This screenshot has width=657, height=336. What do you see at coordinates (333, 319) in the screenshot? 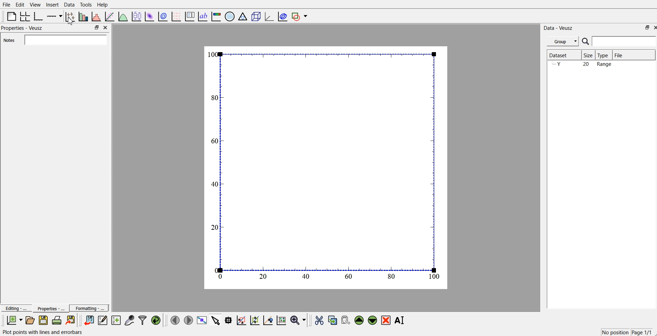
I see `copy` at bounding box center [333, 319].